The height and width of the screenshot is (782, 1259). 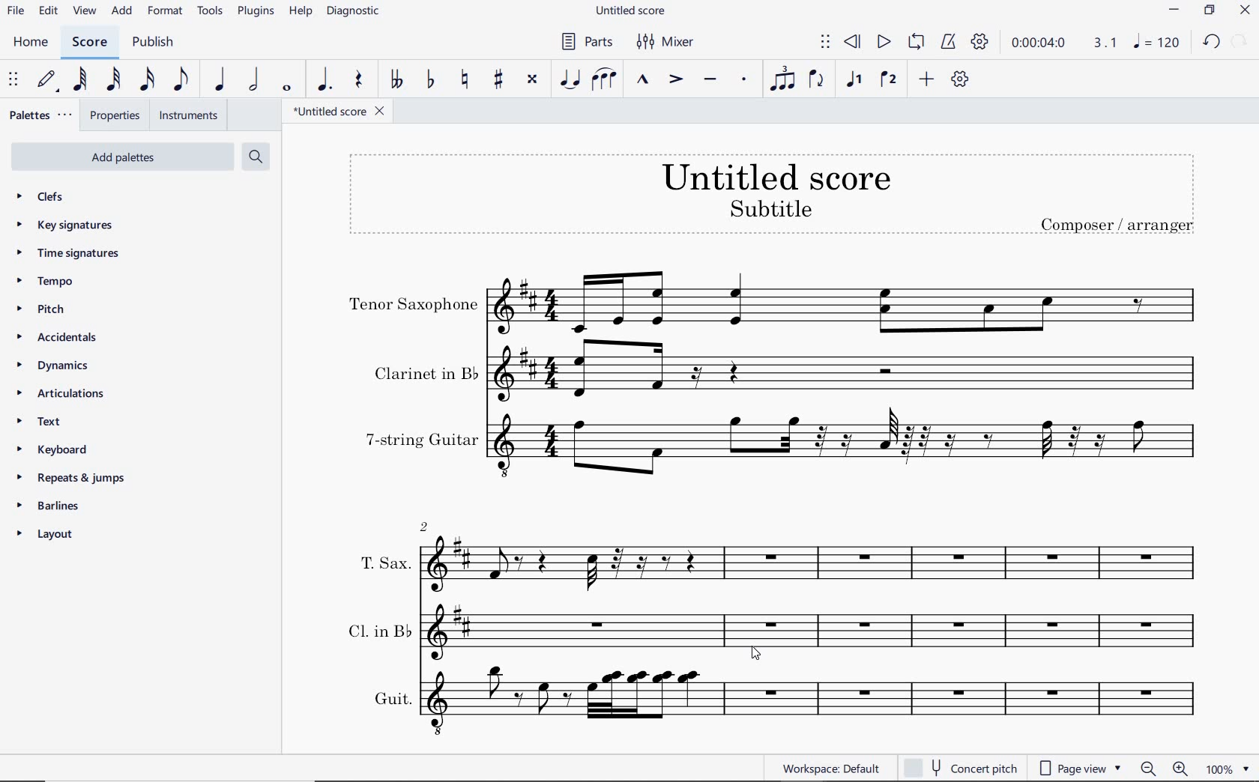 What do you see at coordinates (464, 80) in the screenshot?
I see `TOGGLE NATURAL` at bounding box center [464, 80].